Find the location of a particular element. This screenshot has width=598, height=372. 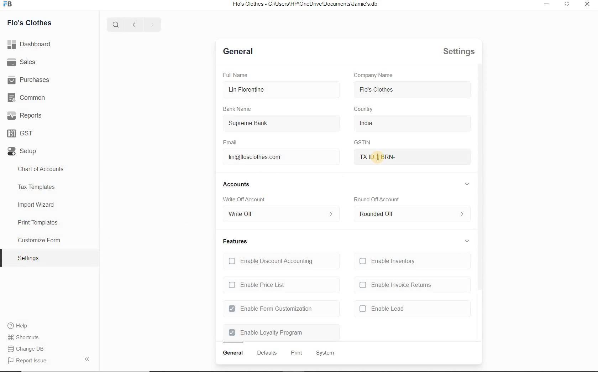

Sales is located at coordinates (23, 63).